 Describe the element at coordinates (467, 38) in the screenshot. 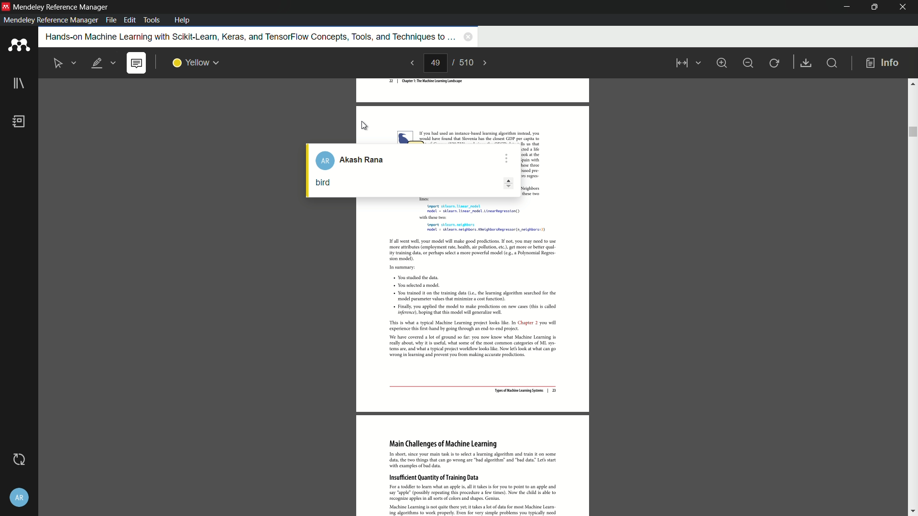

I see `close book` at that location.